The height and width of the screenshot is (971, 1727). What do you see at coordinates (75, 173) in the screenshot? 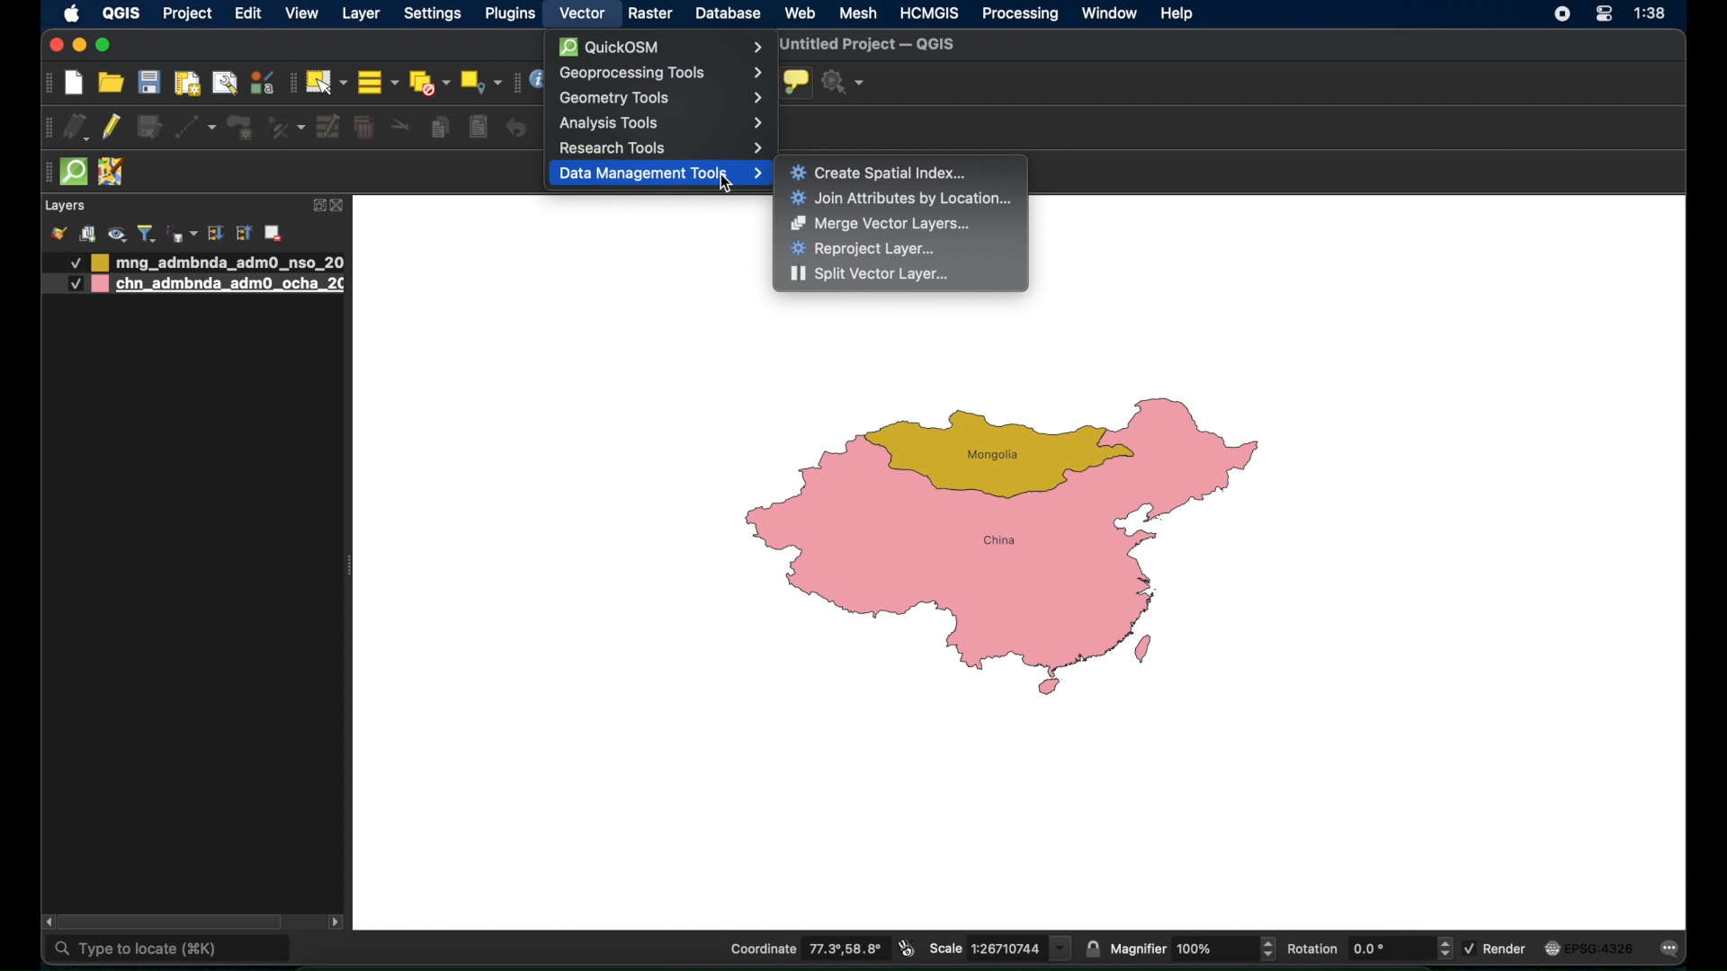
I see `quick osm` at bounding box center [75, 173].